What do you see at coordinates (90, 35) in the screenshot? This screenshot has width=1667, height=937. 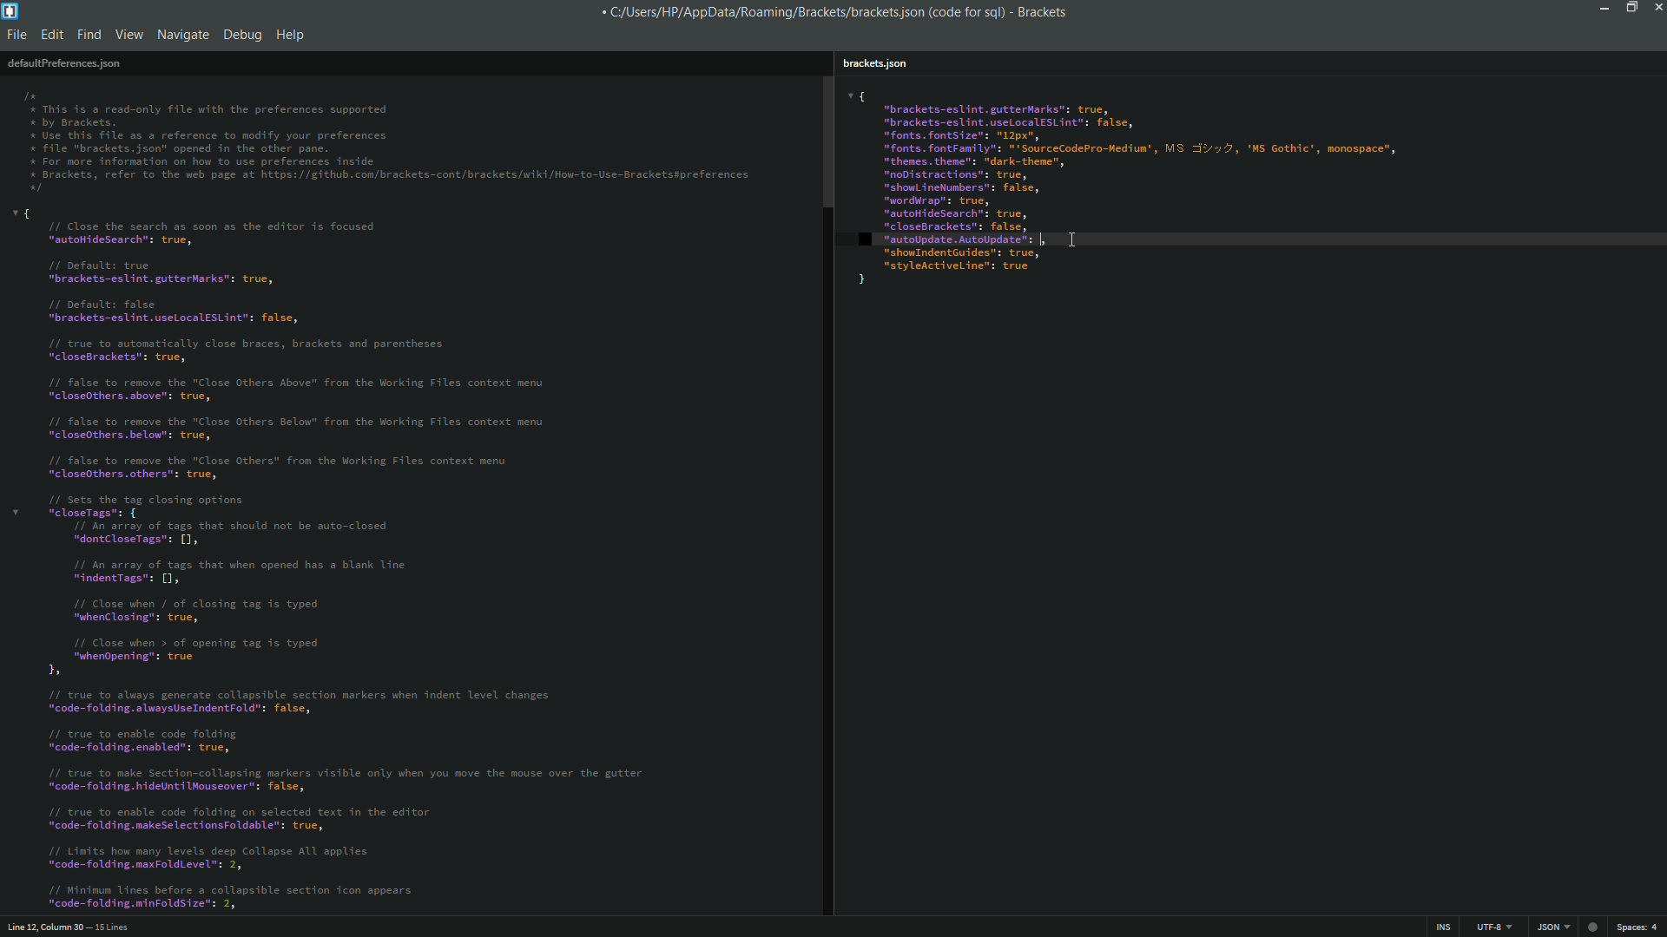 I see `find menu` at bounding box center [90, 35].